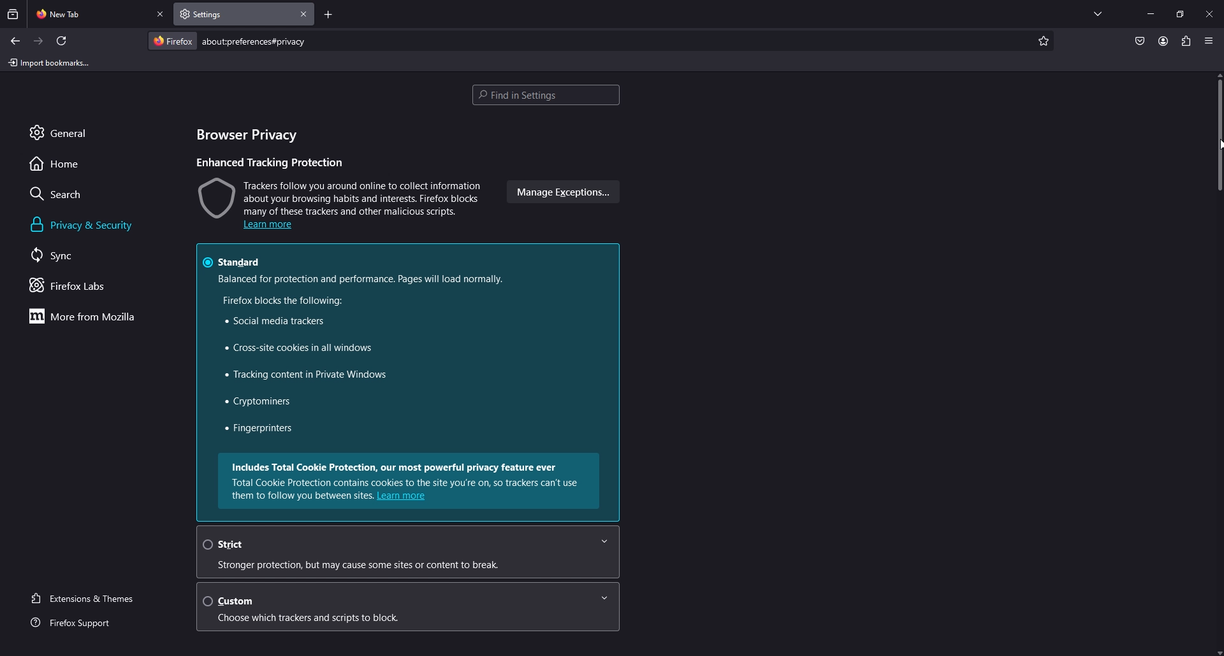 This screenshot has height=656, width=1224. I want to click on back, so click(15, 41).